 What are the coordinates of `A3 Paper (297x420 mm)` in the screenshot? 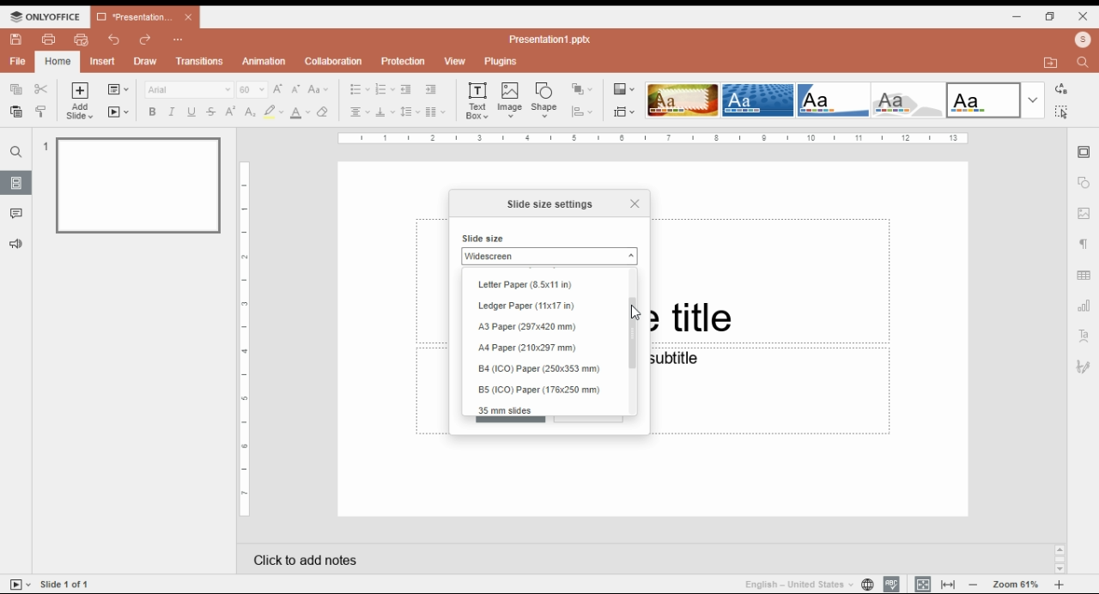 It's located at (530, 326).